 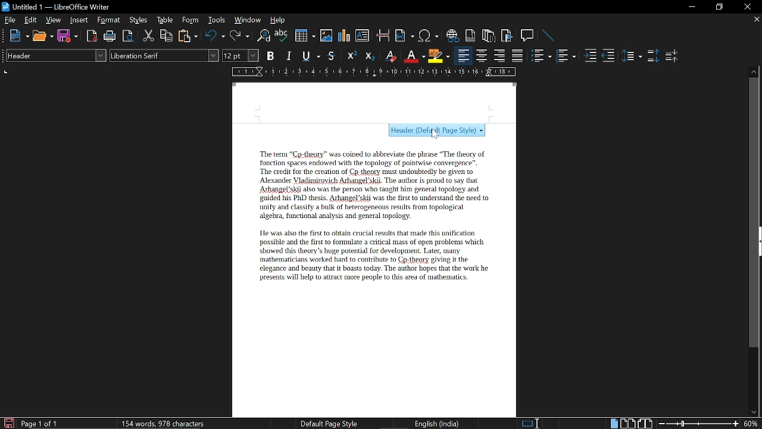 I want to click on Standard seleciton, so click(x=533, y=424).